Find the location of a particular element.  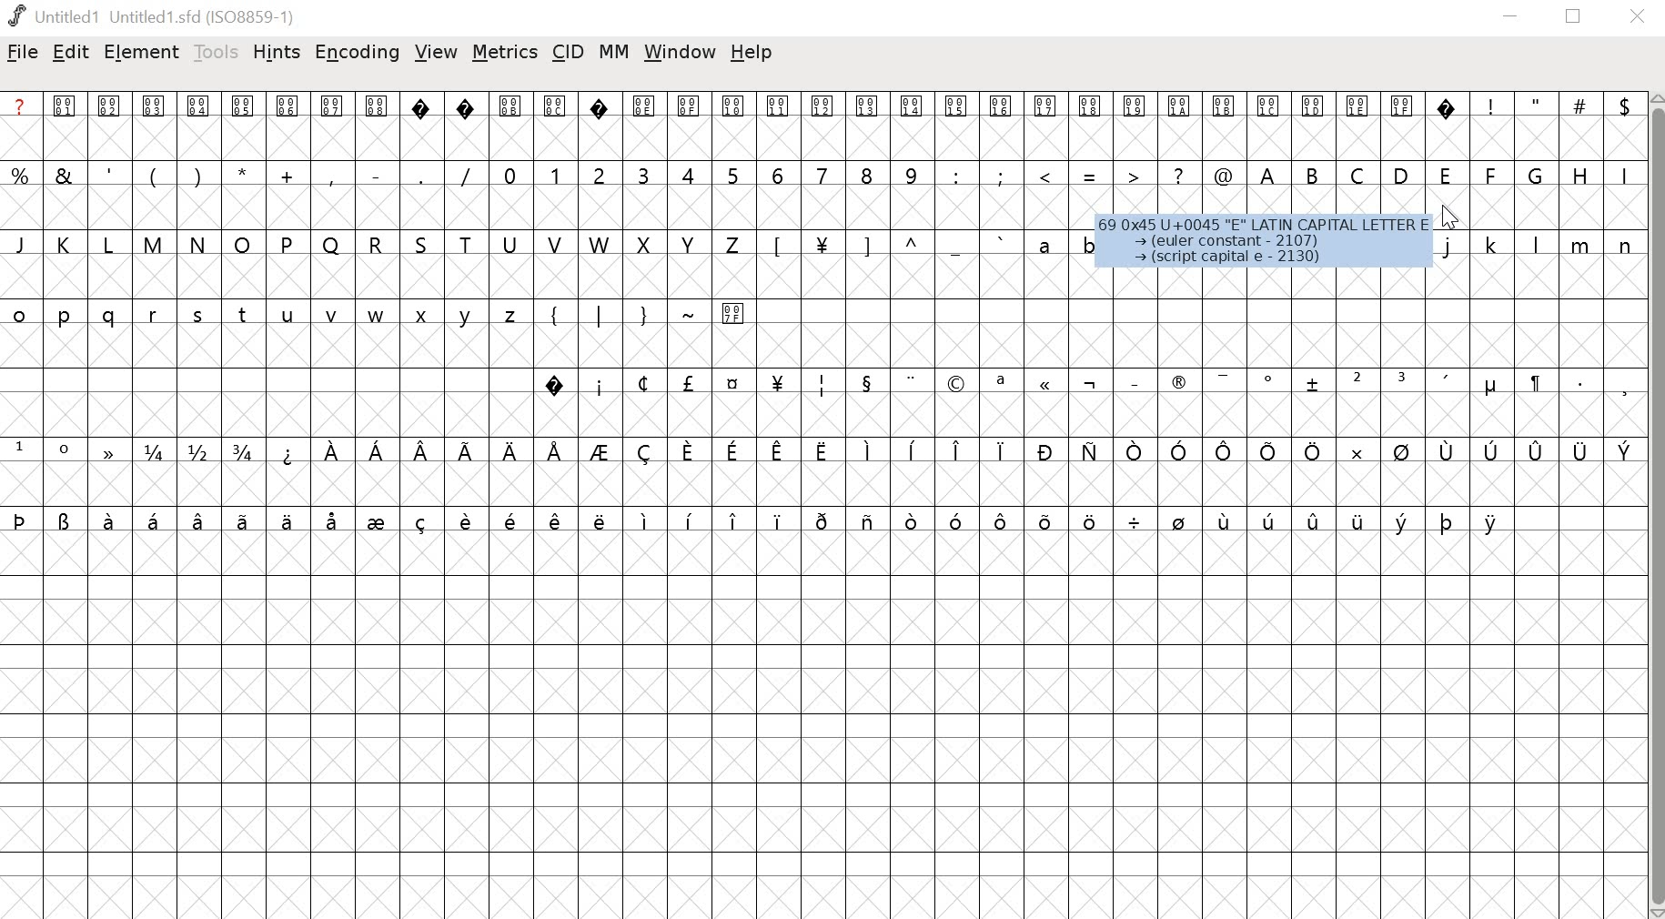

lowercase alphabets is located at coordinates (266, 315).